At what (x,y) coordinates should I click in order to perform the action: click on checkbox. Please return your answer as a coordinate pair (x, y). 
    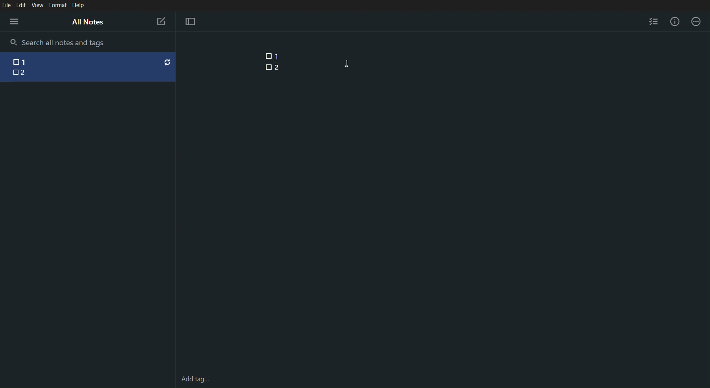
    Looking at the image, I should click on (14, 73).